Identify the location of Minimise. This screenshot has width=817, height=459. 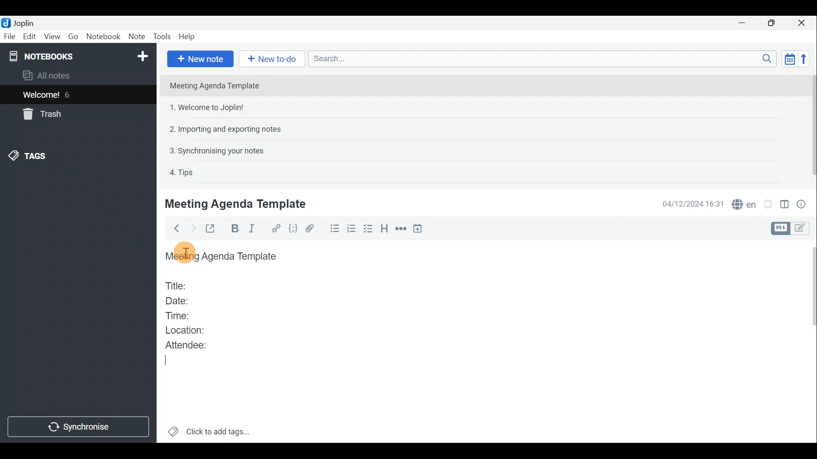
(743, 23).